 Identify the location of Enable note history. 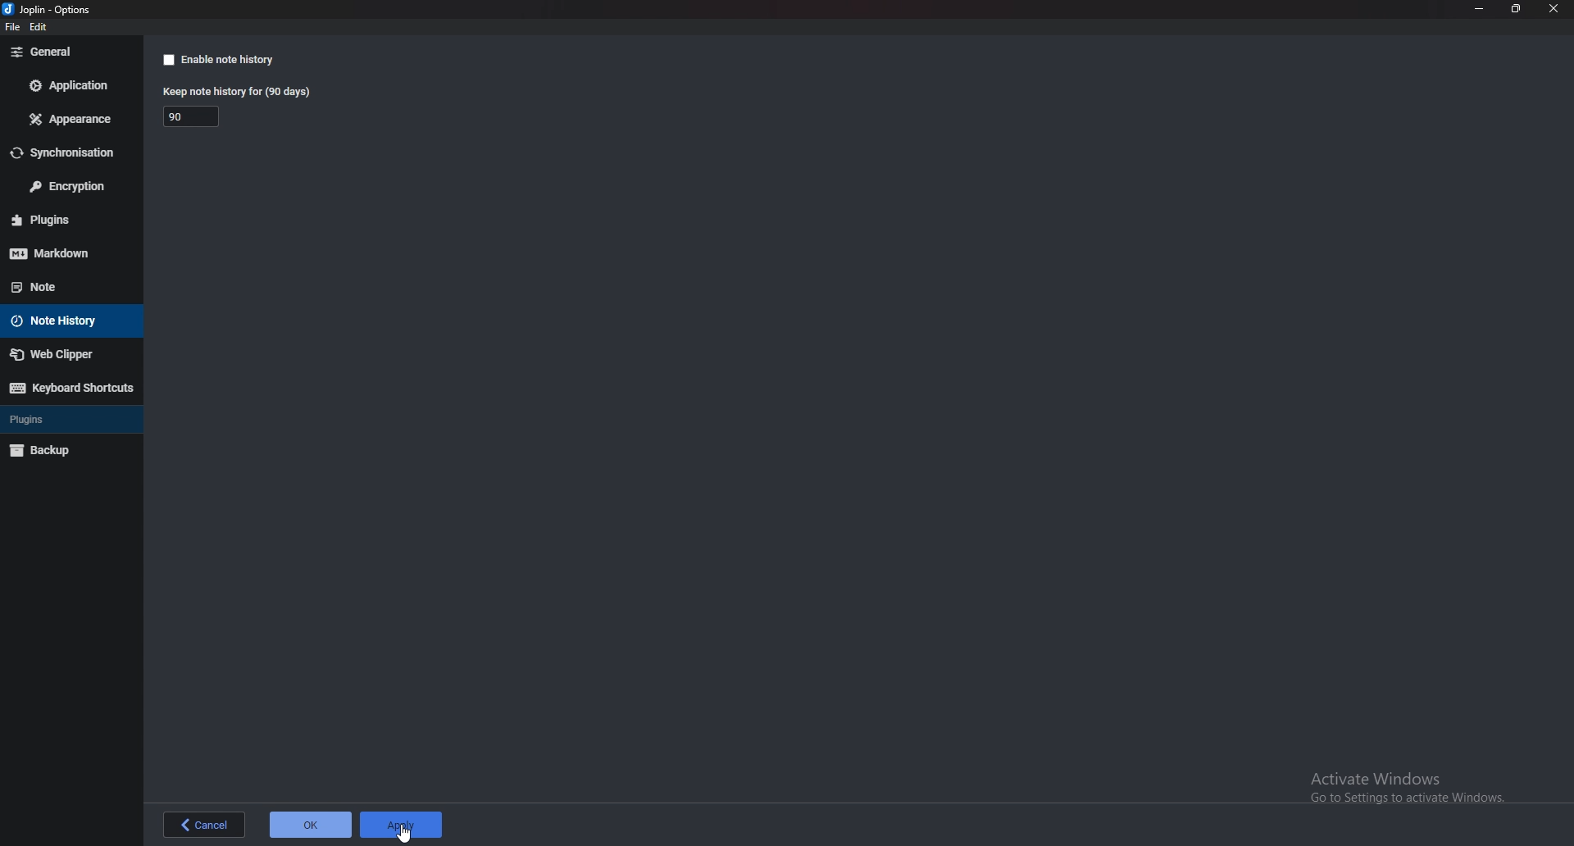
(234, 60).